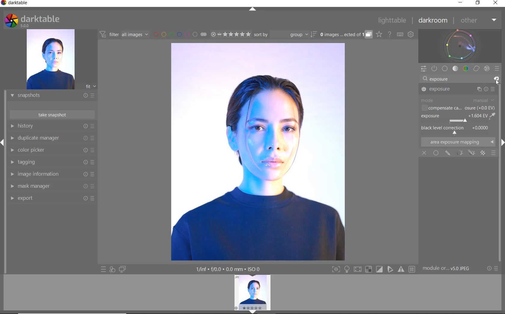 Image resolution: width=505 pixels, height=314 pixels. Describe the element at coordinates (477, 69) in the screenshot. I see `CORRECT` at that location.